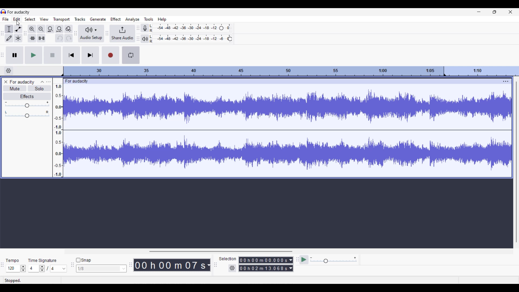  Describe the element at coordinates (84, 260) in the screenshot. I see `Snap toggle` at that location.